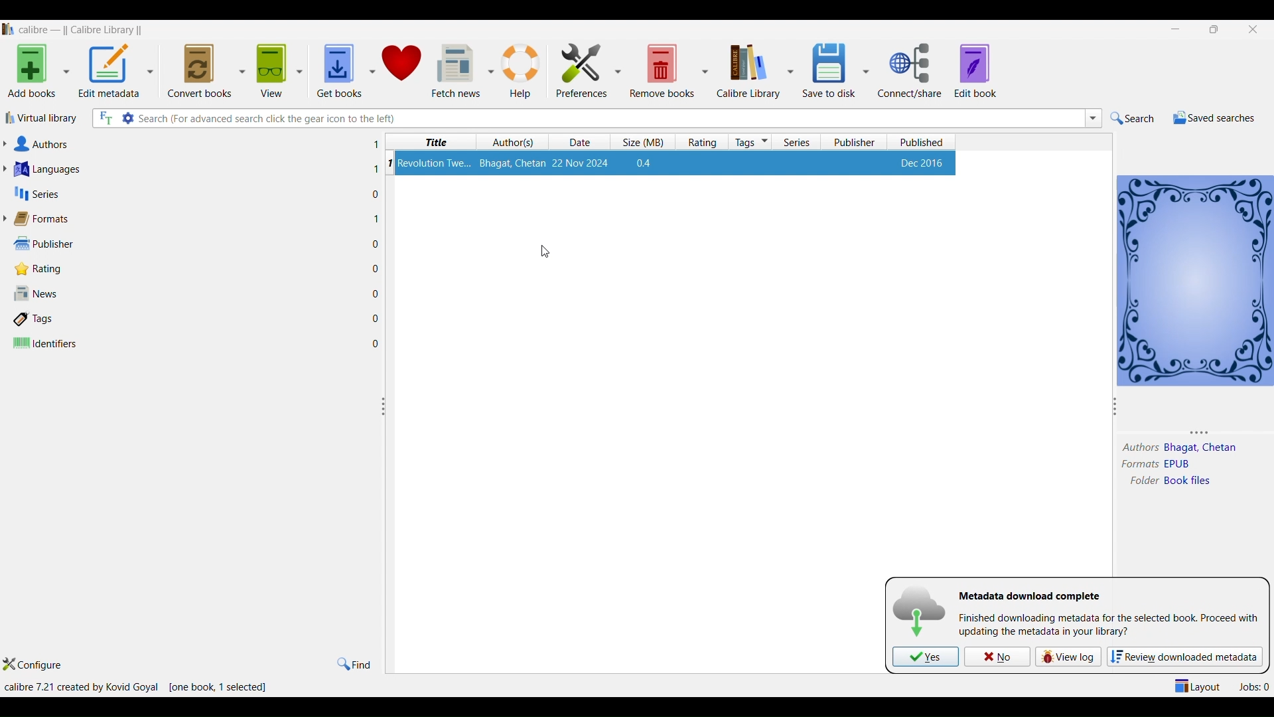  Describe the element at coordinates (1180, 464) in the screenshot. I see `format type` at that location.